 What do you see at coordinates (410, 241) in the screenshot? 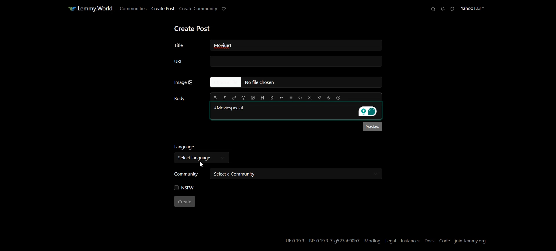
I see `Instances` at bounding box center [410, 241].